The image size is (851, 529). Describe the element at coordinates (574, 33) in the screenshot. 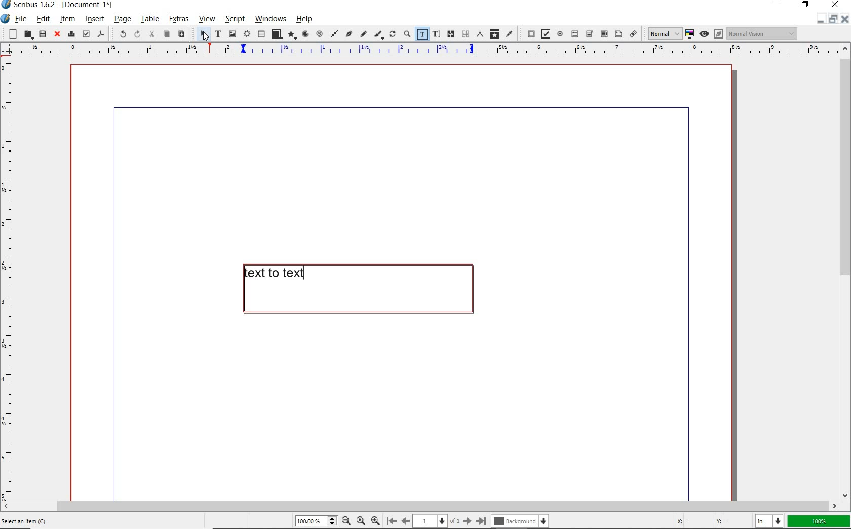

I see `pdf text field` at that location.